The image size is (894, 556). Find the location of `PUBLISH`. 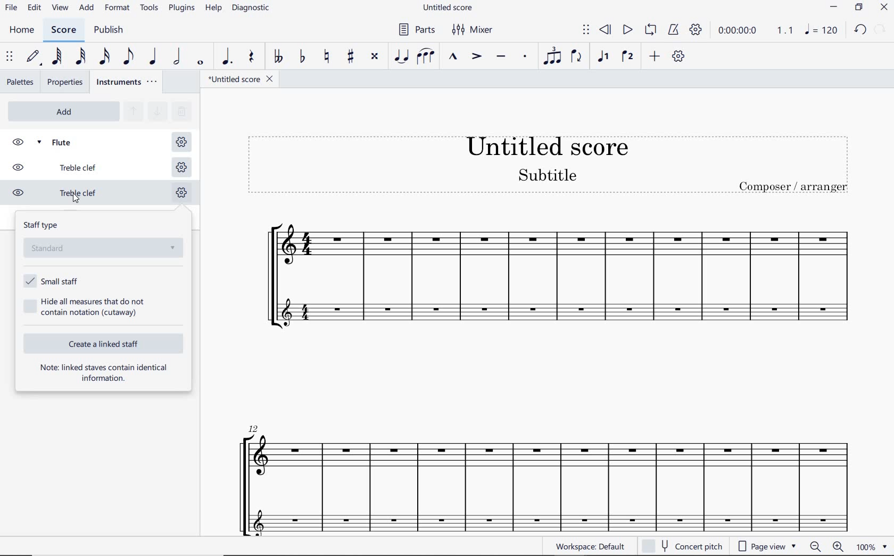

PUBLISH is located at coordinates (112, 31).